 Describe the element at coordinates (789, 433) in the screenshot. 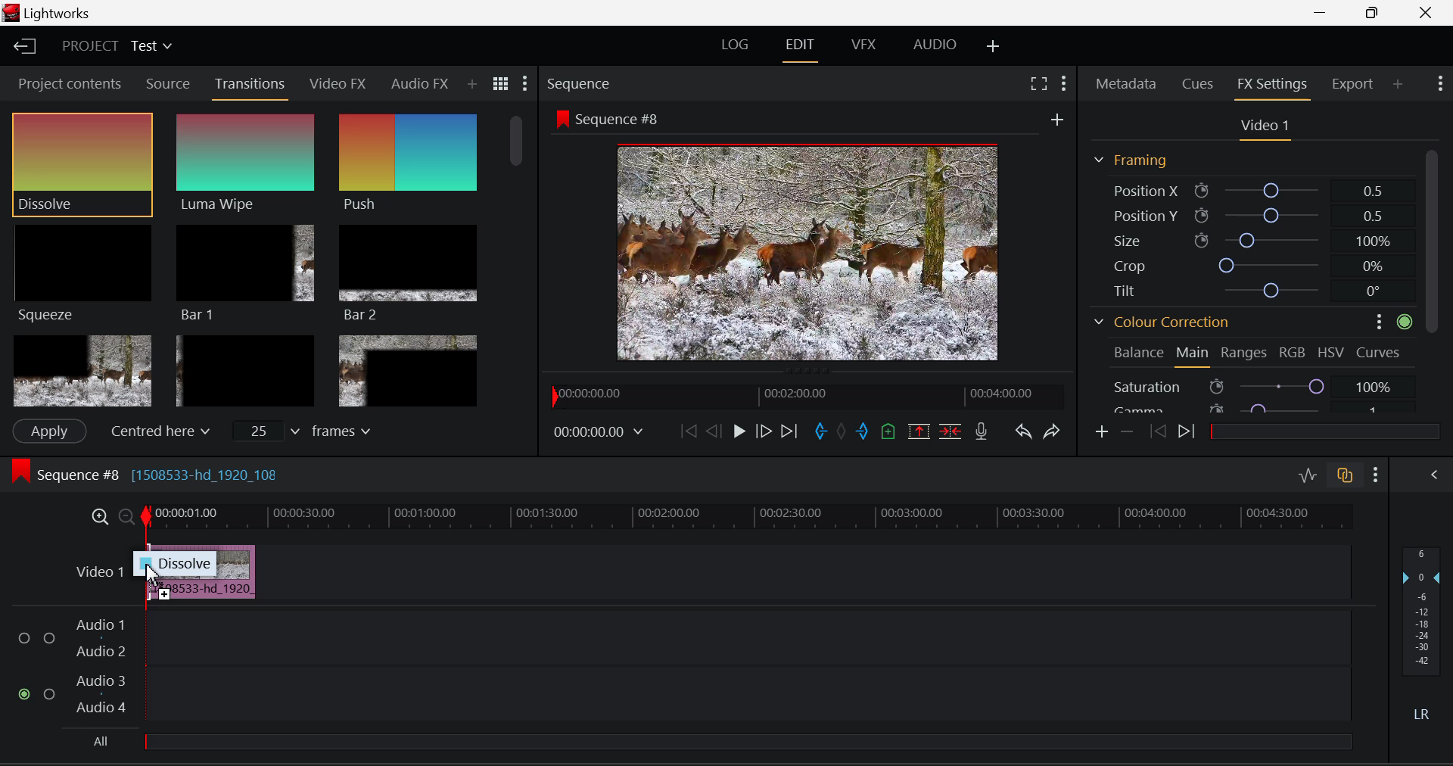

I see `To End` at that location.